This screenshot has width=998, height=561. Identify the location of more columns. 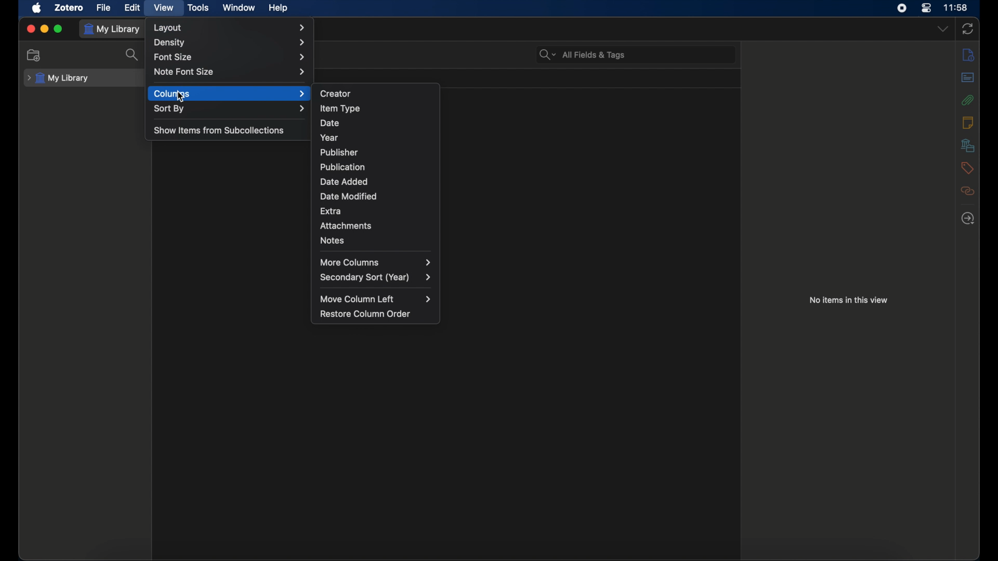
(377, 262).